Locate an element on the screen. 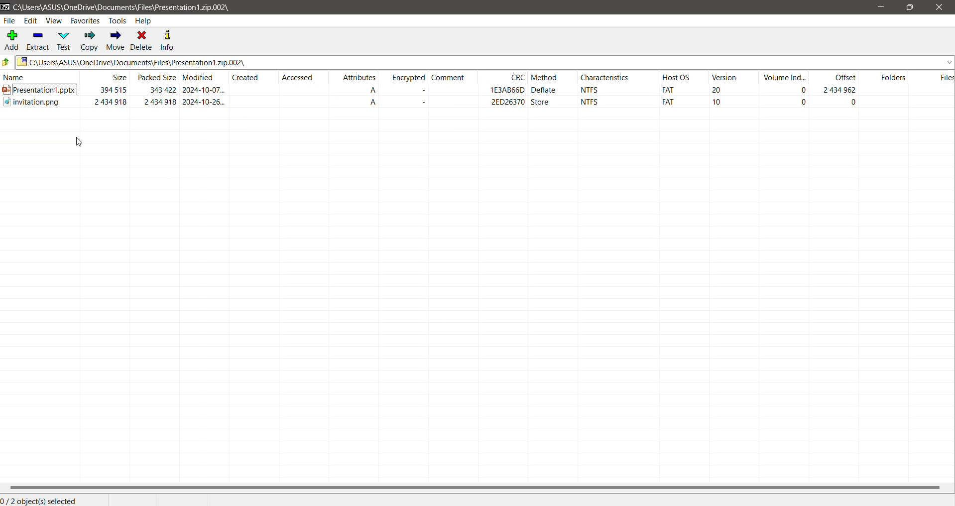 The height and width of the screenshot is (506, 955). FAT is located at coordinates (667, 102).